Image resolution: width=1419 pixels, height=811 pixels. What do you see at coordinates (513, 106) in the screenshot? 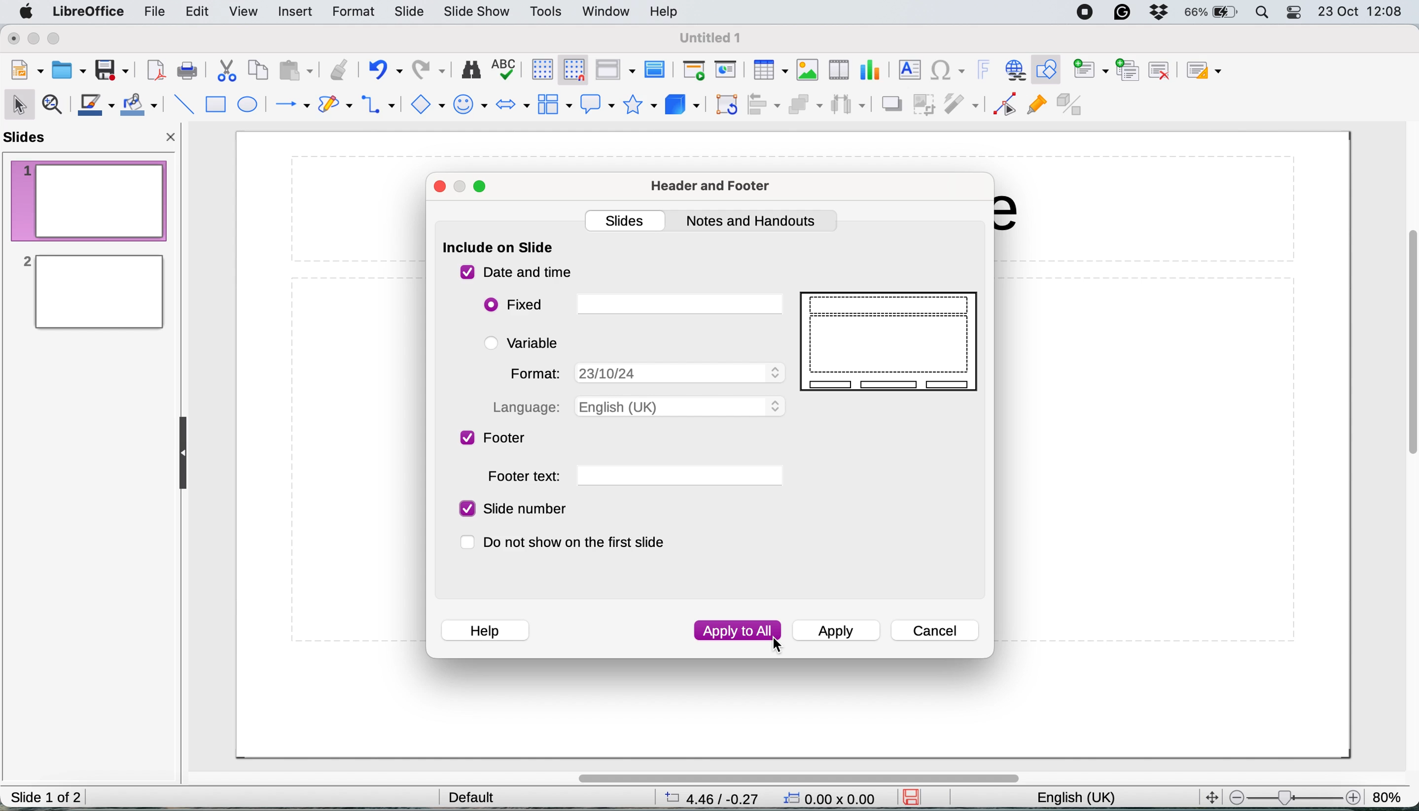
I see `block arrows` at bounding box center [513, 106].